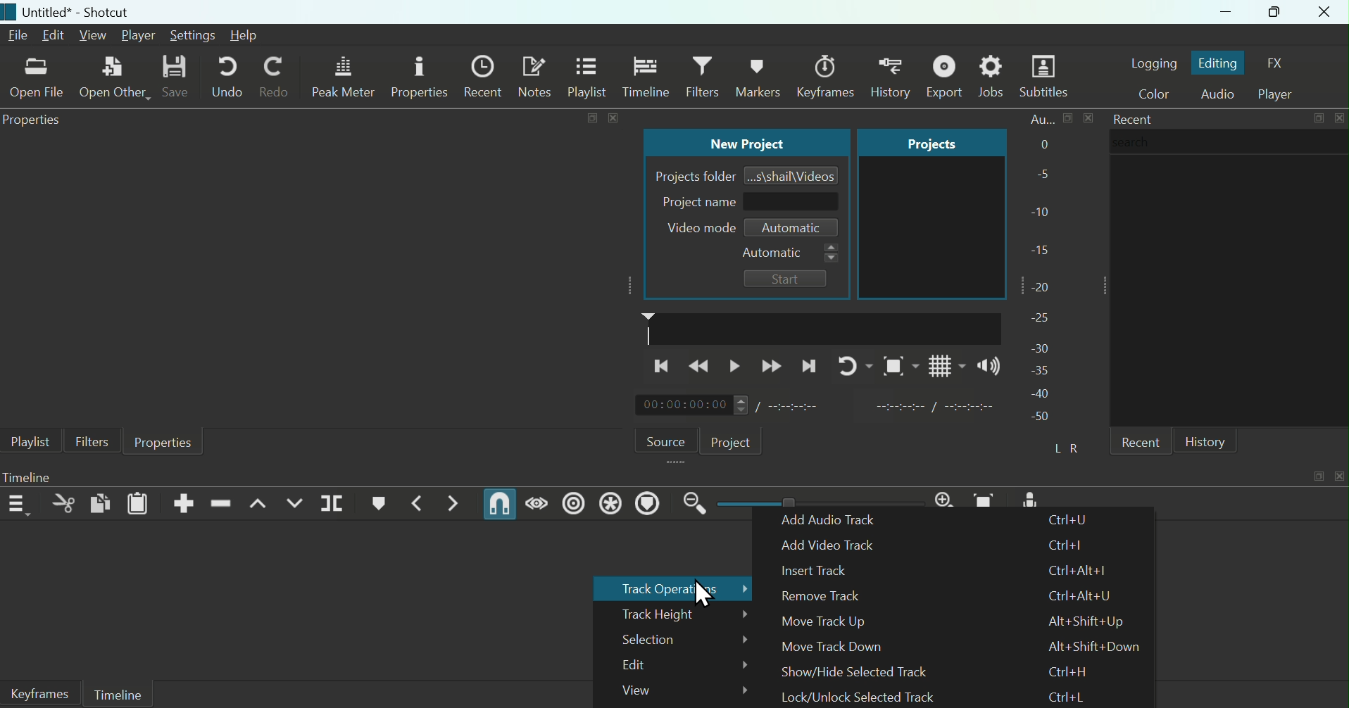 The height and width of the screenshot is (708, 1349). Describe the element at coordinates (164, 443) in the screenshot. I see `Properties` at that location.